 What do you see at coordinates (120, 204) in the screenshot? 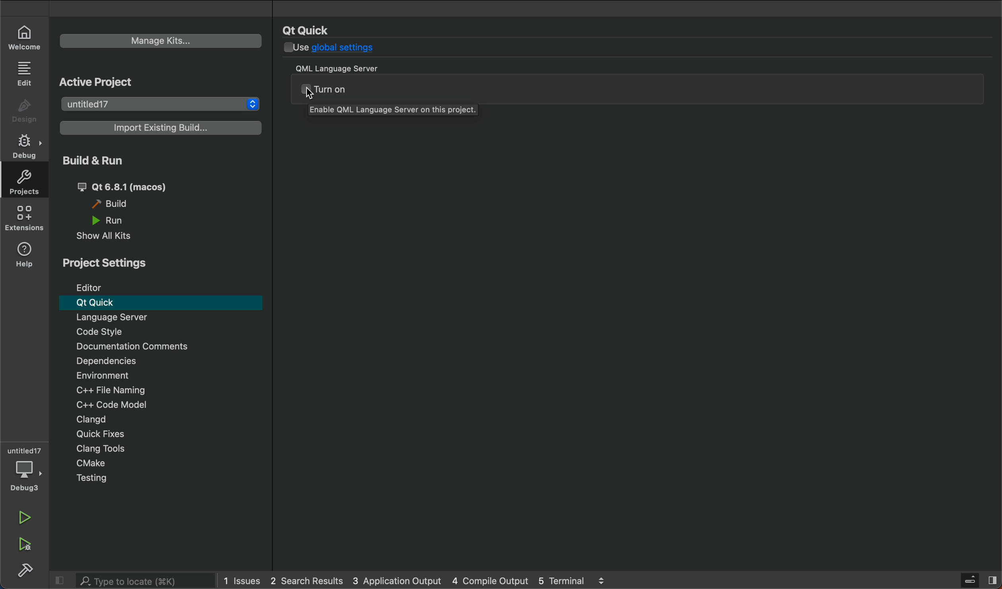
I see `build` at bounding box center [120, 204].